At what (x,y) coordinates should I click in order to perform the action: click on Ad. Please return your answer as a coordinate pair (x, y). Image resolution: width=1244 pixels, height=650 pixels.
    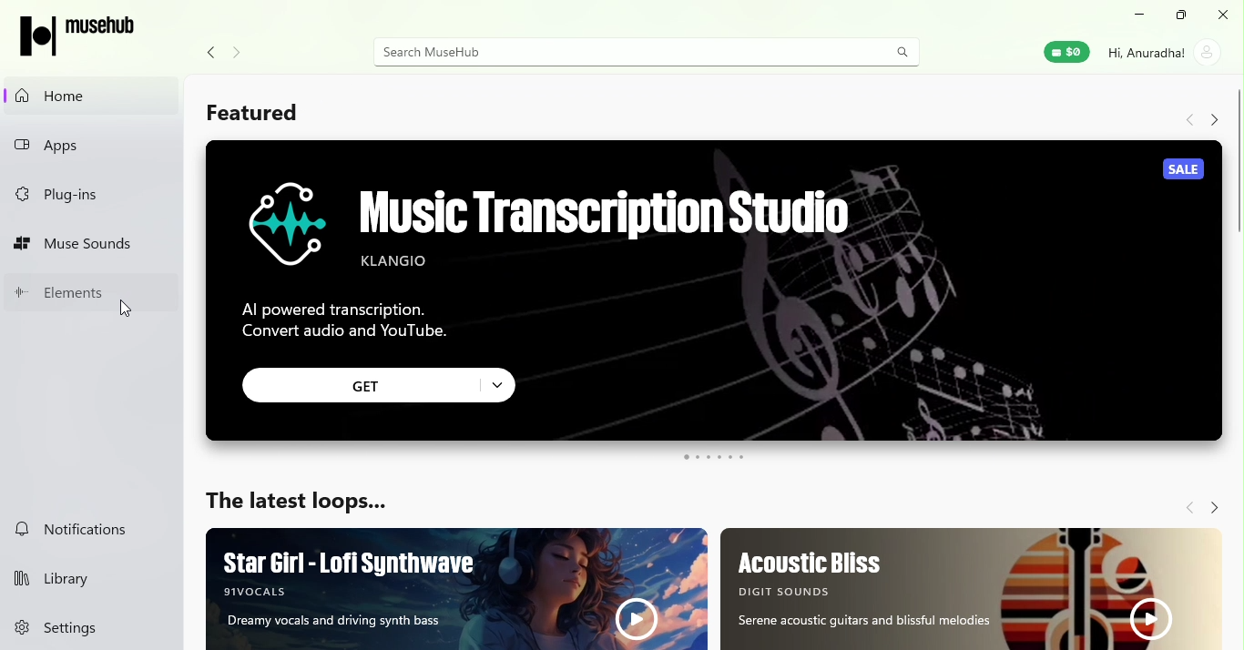
    Looking at the image, I should click on (977, 589).